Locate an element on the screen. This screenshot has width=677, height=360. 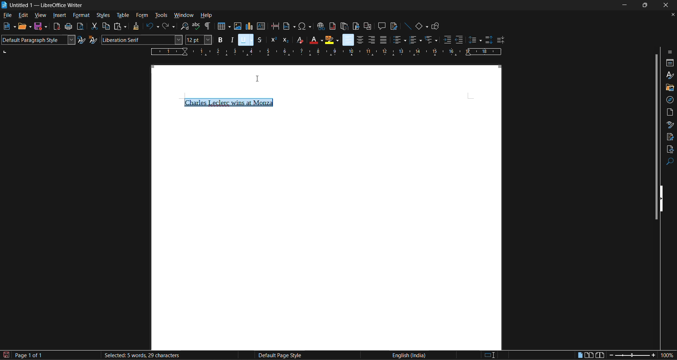
table is located at coordinates (122, 15).